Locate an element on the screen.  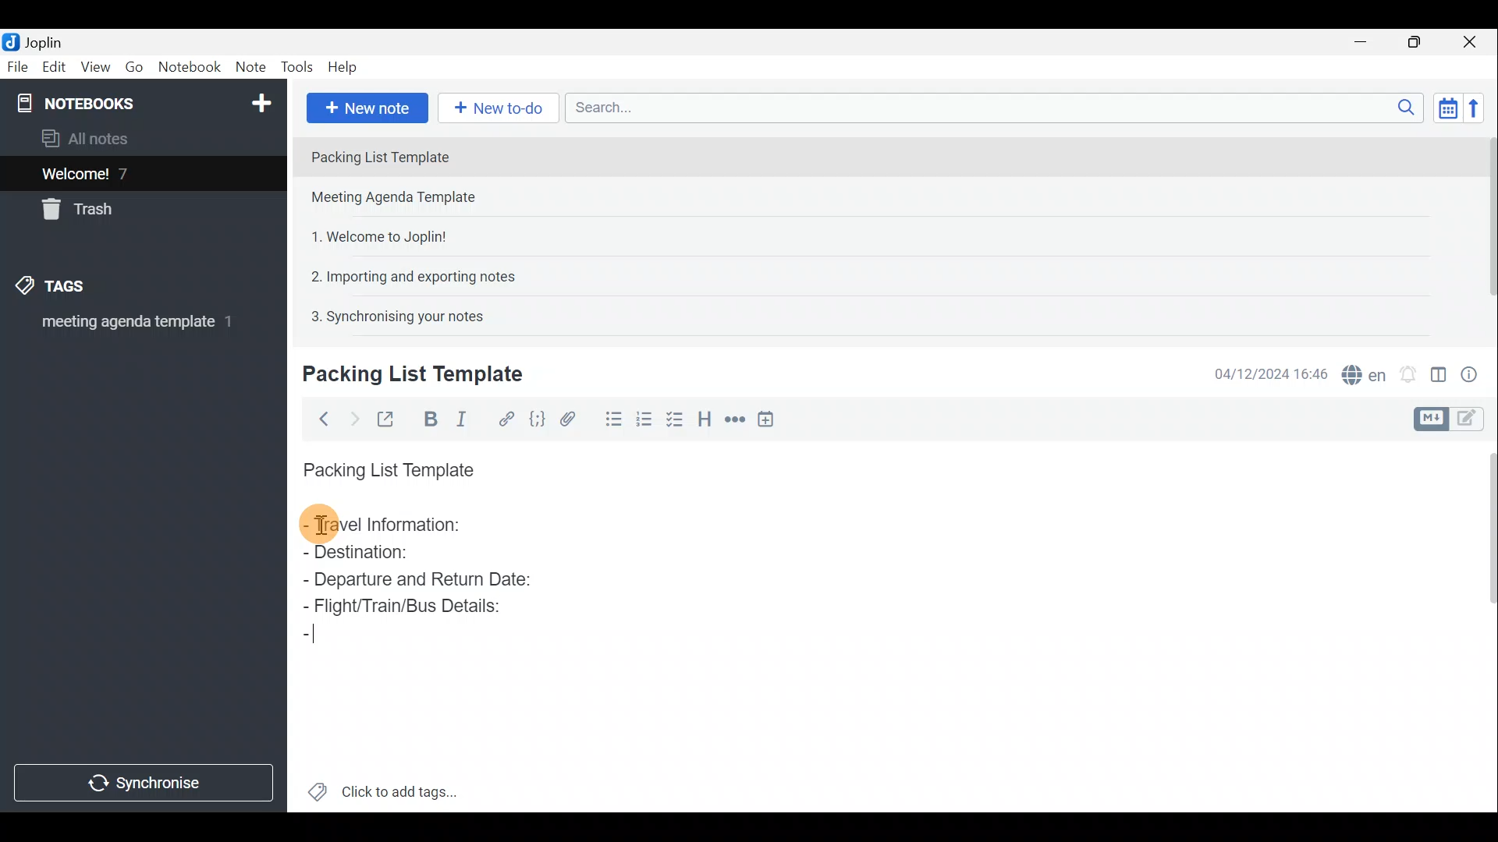
Tools is located at coordinates (299, 68).